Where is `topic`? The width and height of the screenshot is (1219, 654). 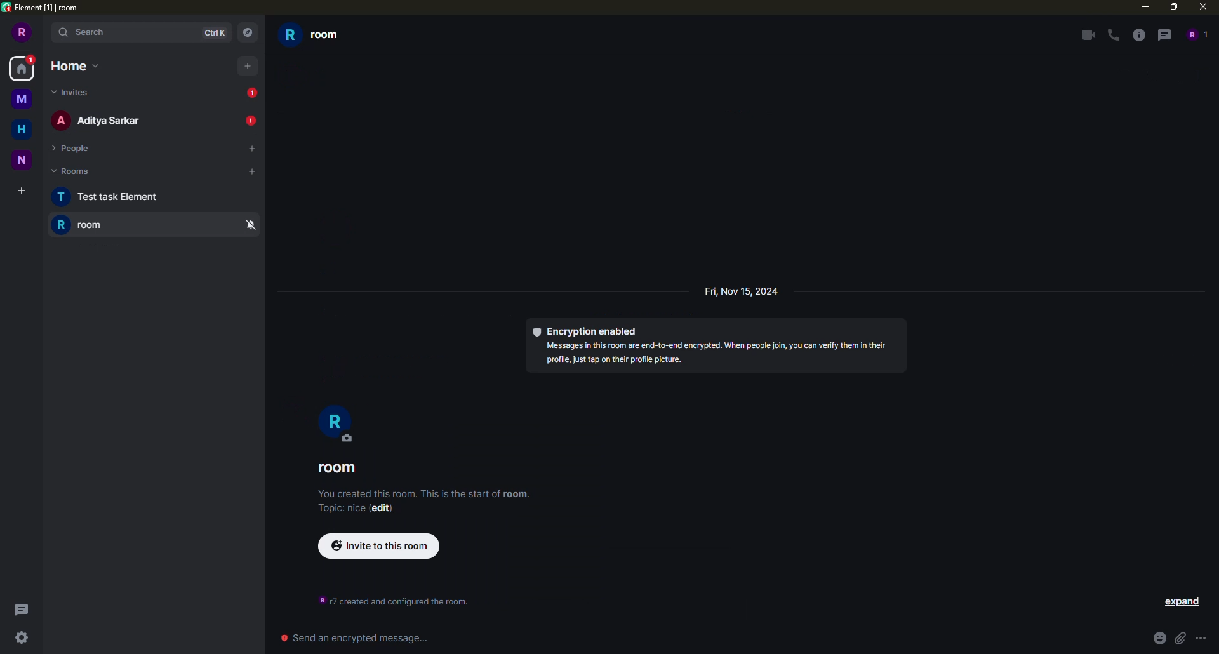
topic is located at coordinates (339, 508).